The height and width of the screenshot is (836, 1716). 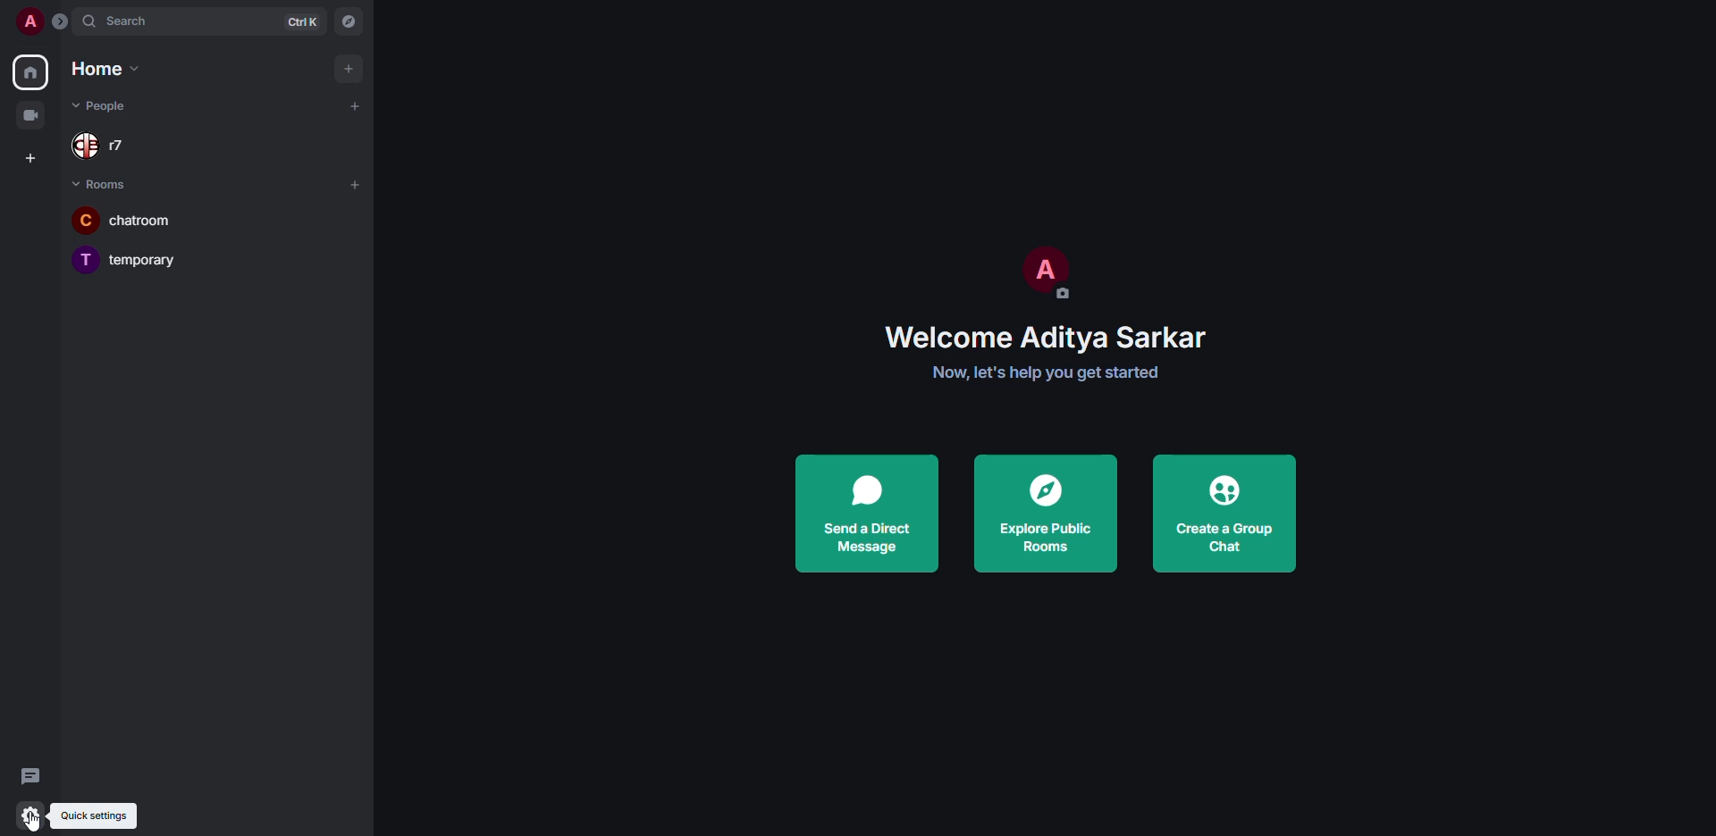 I want to click on profile, so click(x=32, y=21).